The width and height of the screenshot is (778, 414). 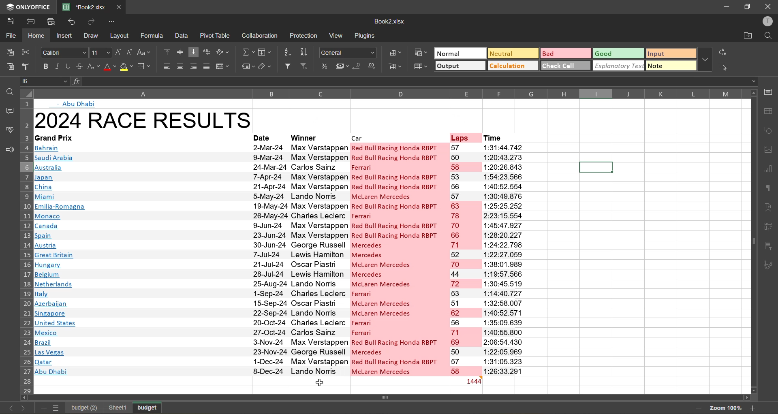 What do you see at coordinates (194, 51) in the screenshot?
I see `align bottom` at bounding box center [194, 51].